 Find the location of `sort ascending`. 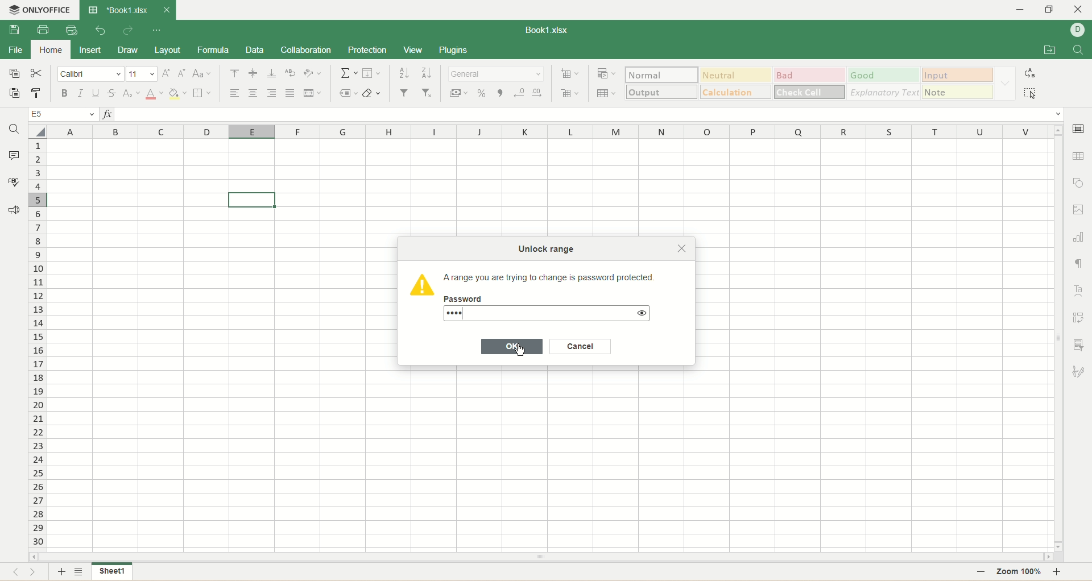

sort ascending is located at coordinates (405, 73).